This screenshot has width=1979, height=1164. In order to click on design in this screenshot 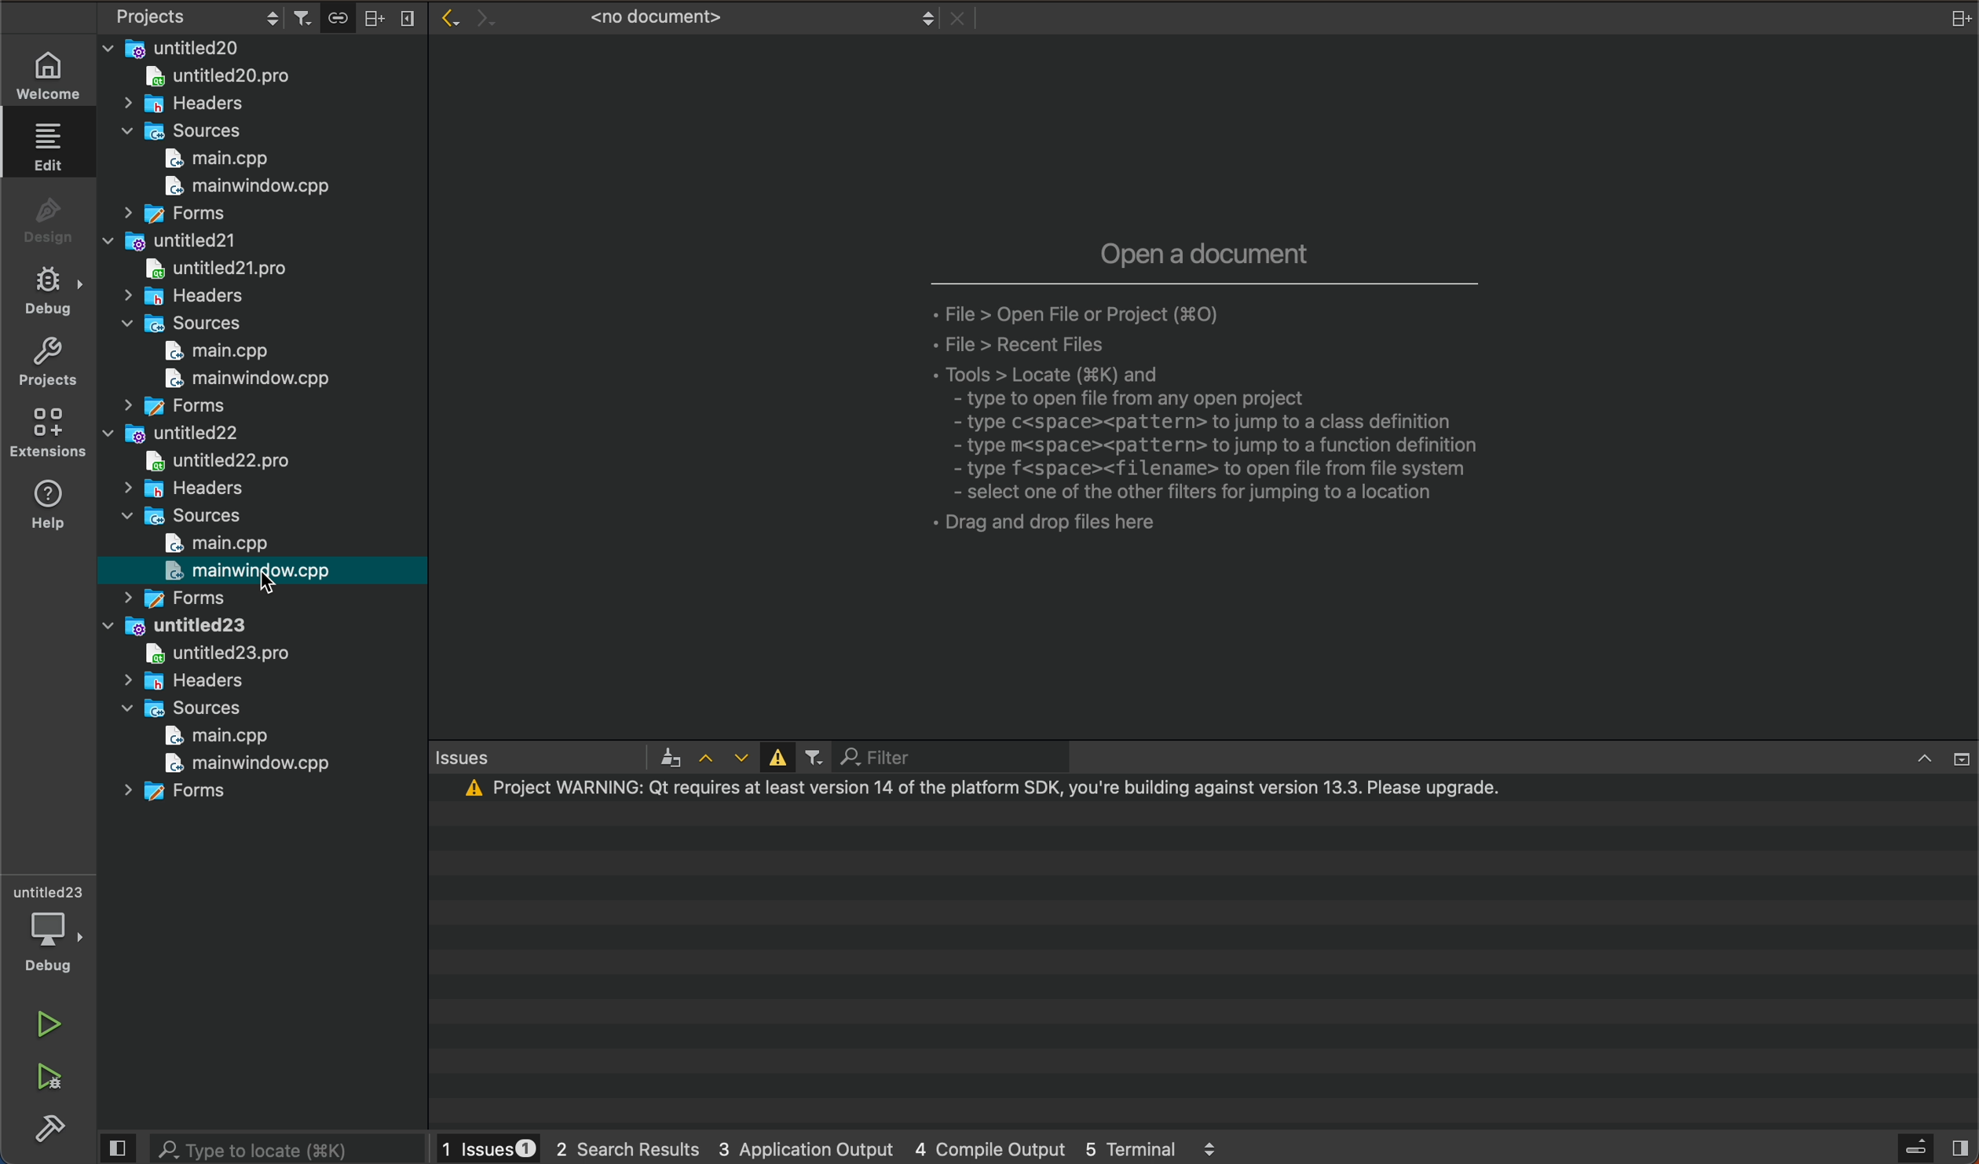, I will do `click(49, 221)`.